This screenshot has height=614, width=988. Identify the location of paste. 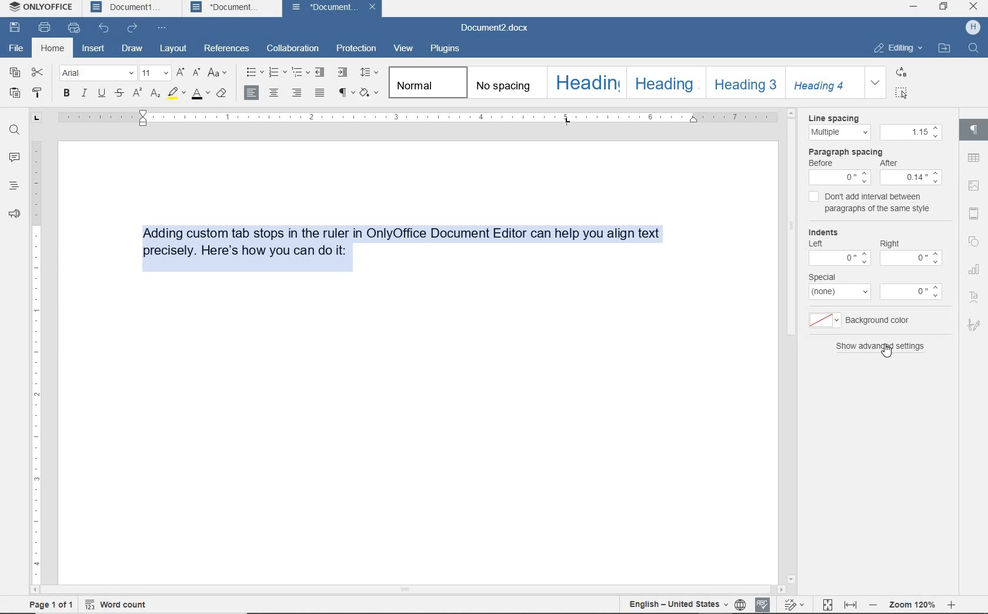
(15, 94).